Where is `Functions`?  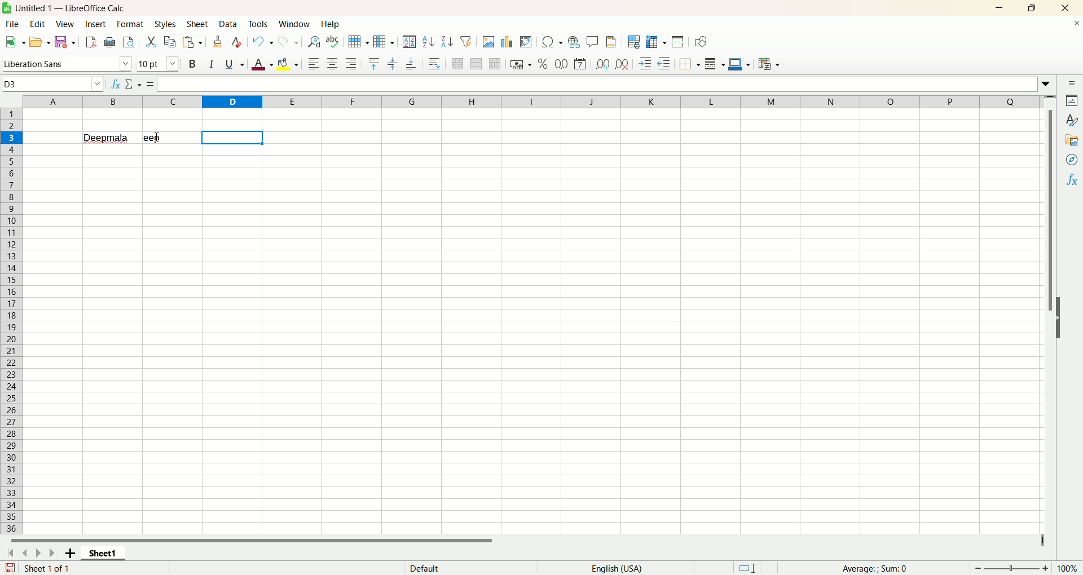 Functions is located at coordinates (1071, 179).